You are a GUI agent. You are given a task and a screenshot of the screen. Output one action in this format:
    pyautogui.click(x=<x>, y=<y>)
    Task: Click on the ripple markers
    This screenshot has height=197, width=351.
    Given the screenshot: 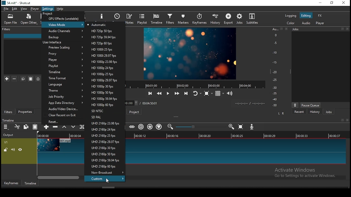 What is the action you would take?
    pyautogui.click(x=158, y=126)
    